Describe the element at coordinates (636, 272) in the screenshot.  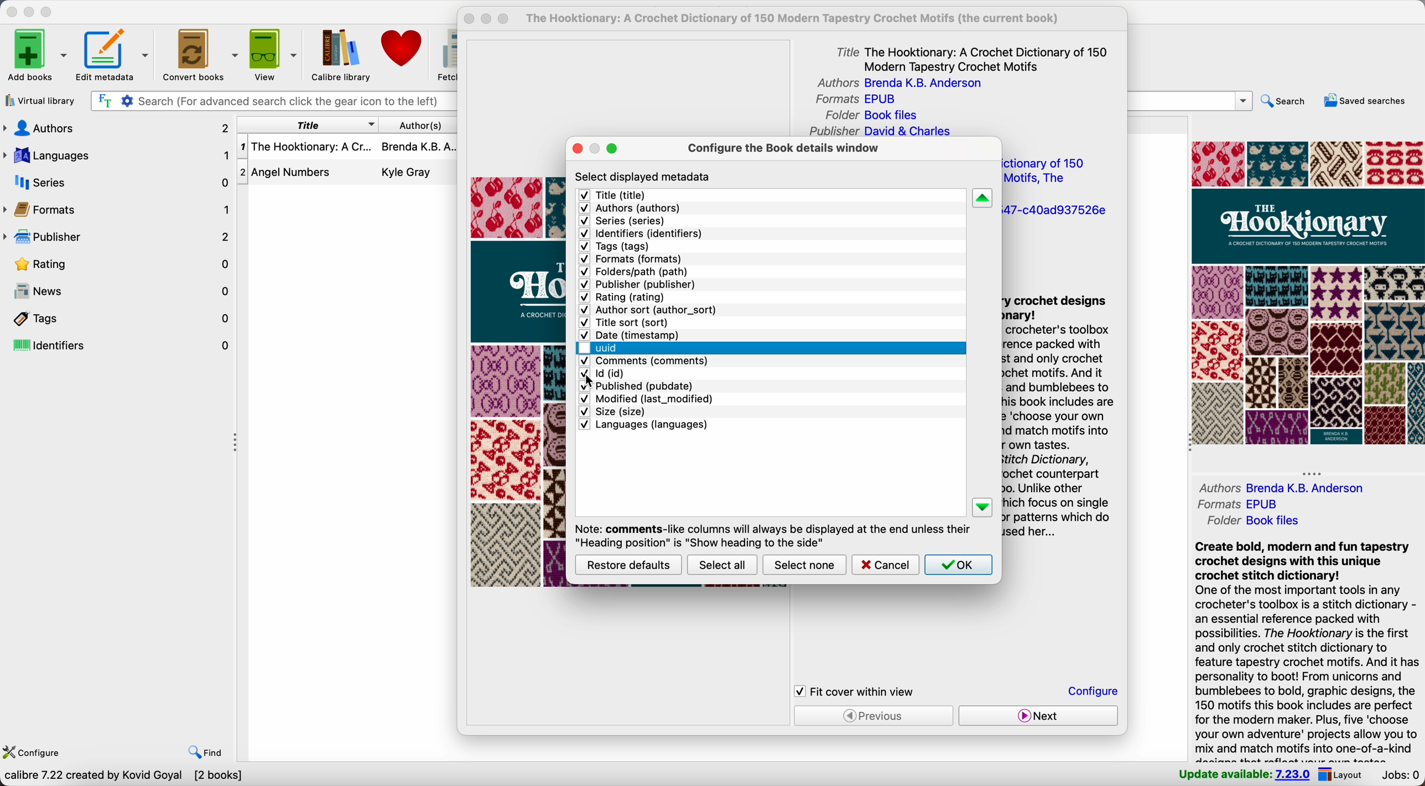
I see `folders/path` at that location.